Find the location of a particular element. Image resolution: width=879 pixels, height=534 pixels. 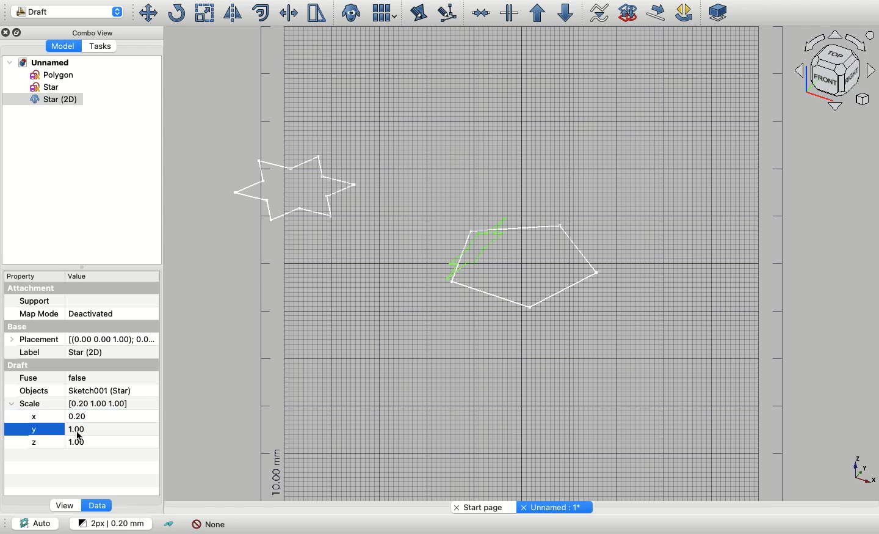

Draft to sketch is located at coordinates (628, 12).